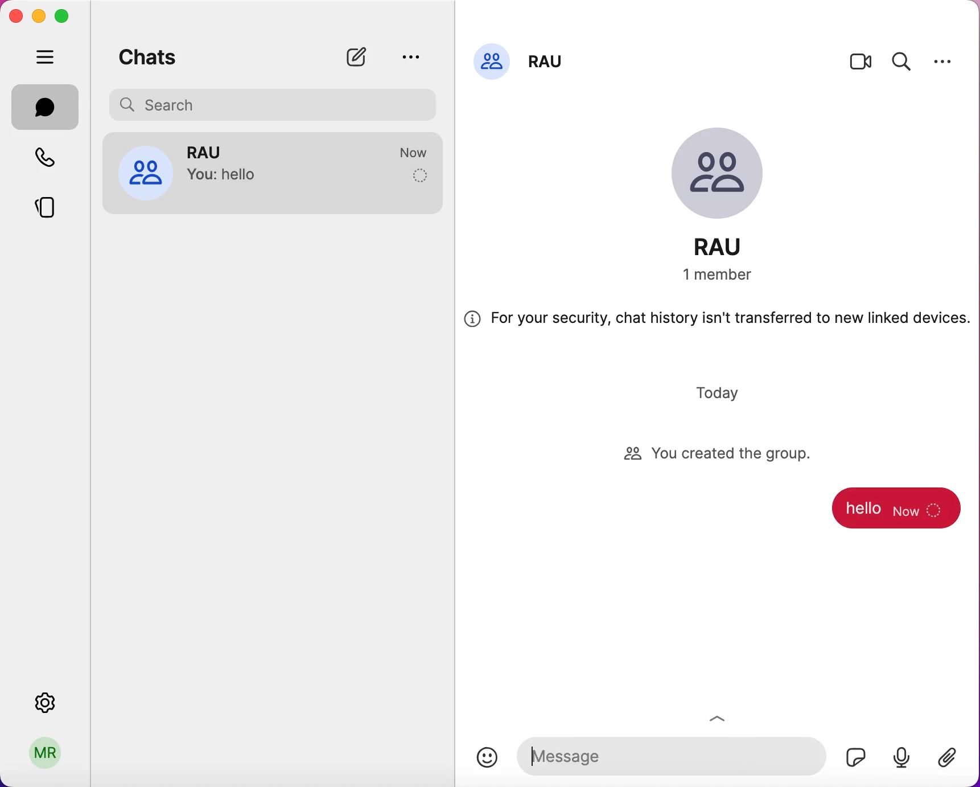  What do you see at coordinates (897, 513) in the screenshot?
I see `applied color in chat` at bounding box center [897, 513].